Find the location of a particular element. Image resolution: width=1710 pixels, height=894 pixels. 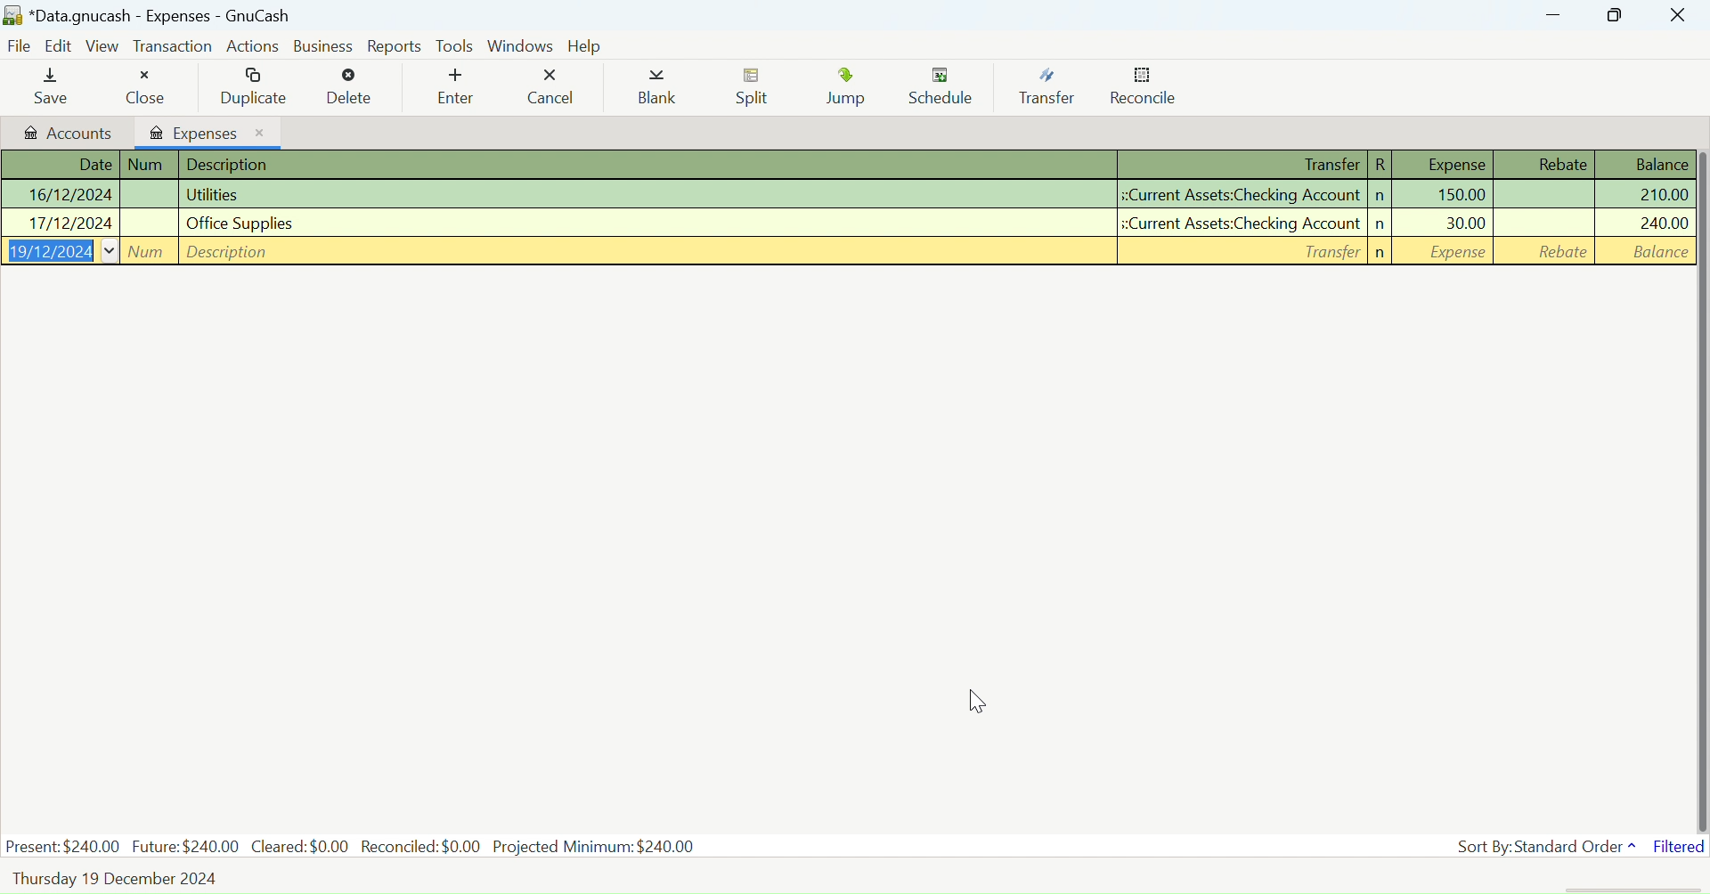

Jump is located at coordinates (850, 90).